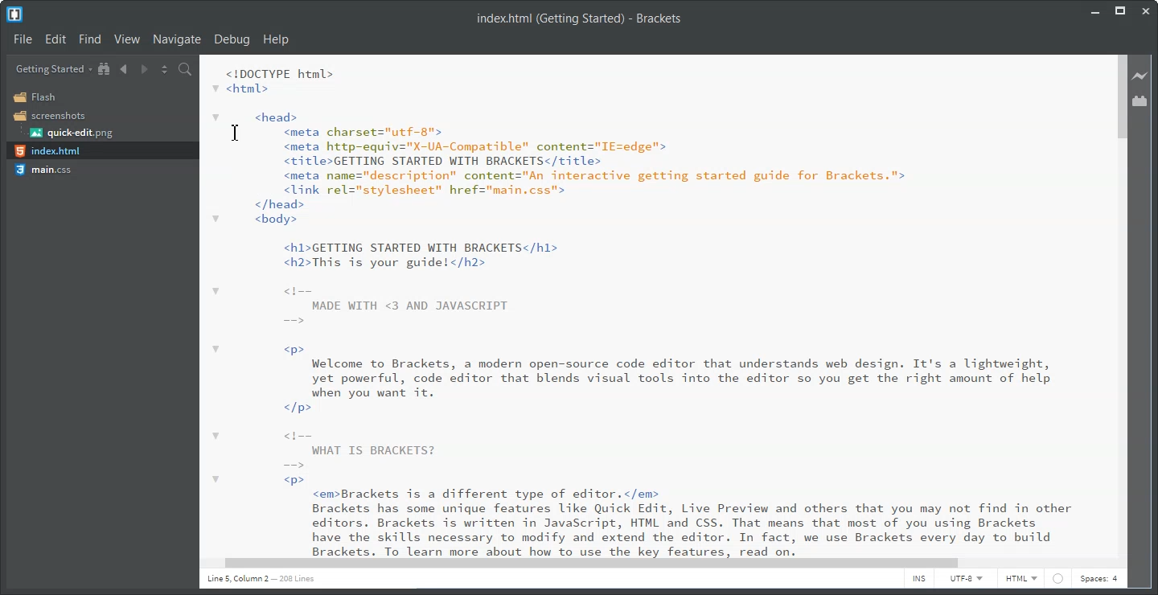  I want to click on Find in files, so click(185, 69).